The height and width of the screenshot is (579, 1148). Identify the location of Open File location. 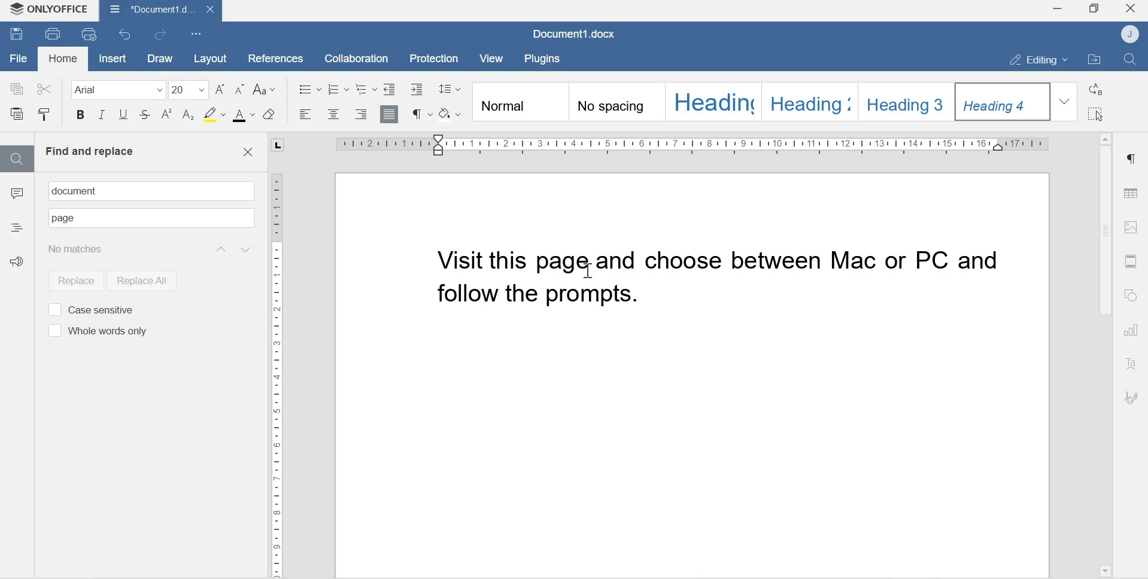
(1094, 60).